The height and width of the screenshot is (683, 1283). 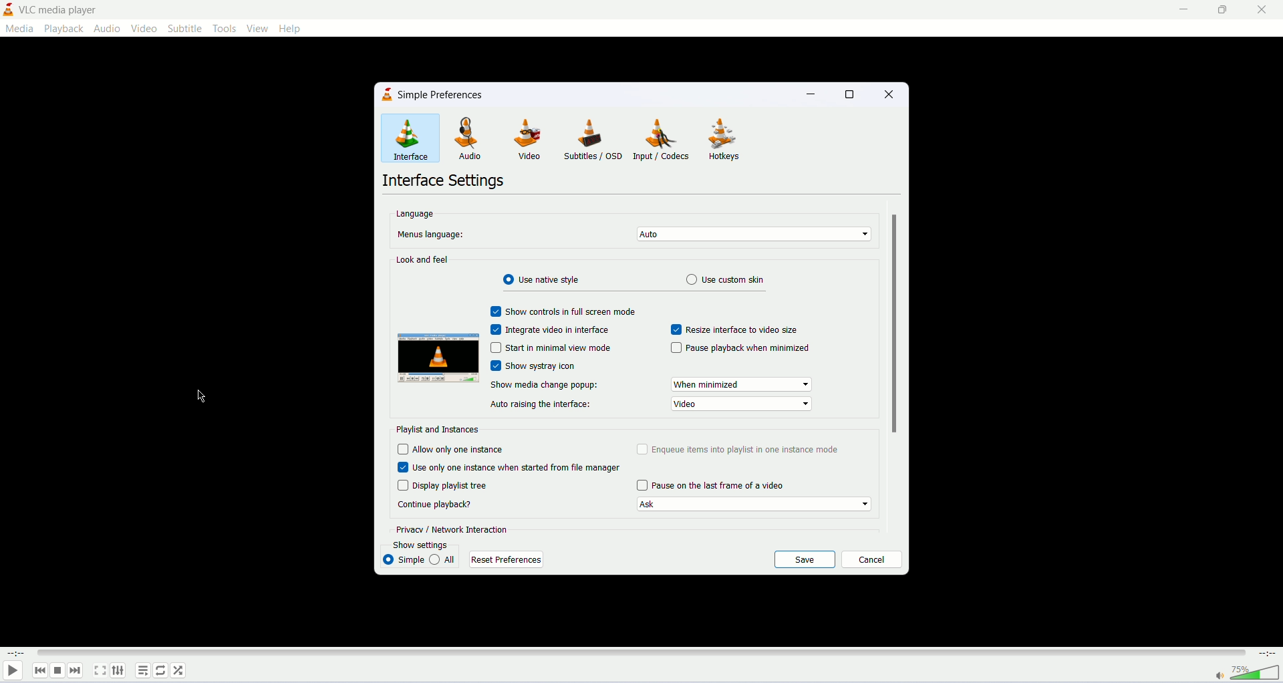 I want to click on Select media change pop up style, so click(x=742, y=384).